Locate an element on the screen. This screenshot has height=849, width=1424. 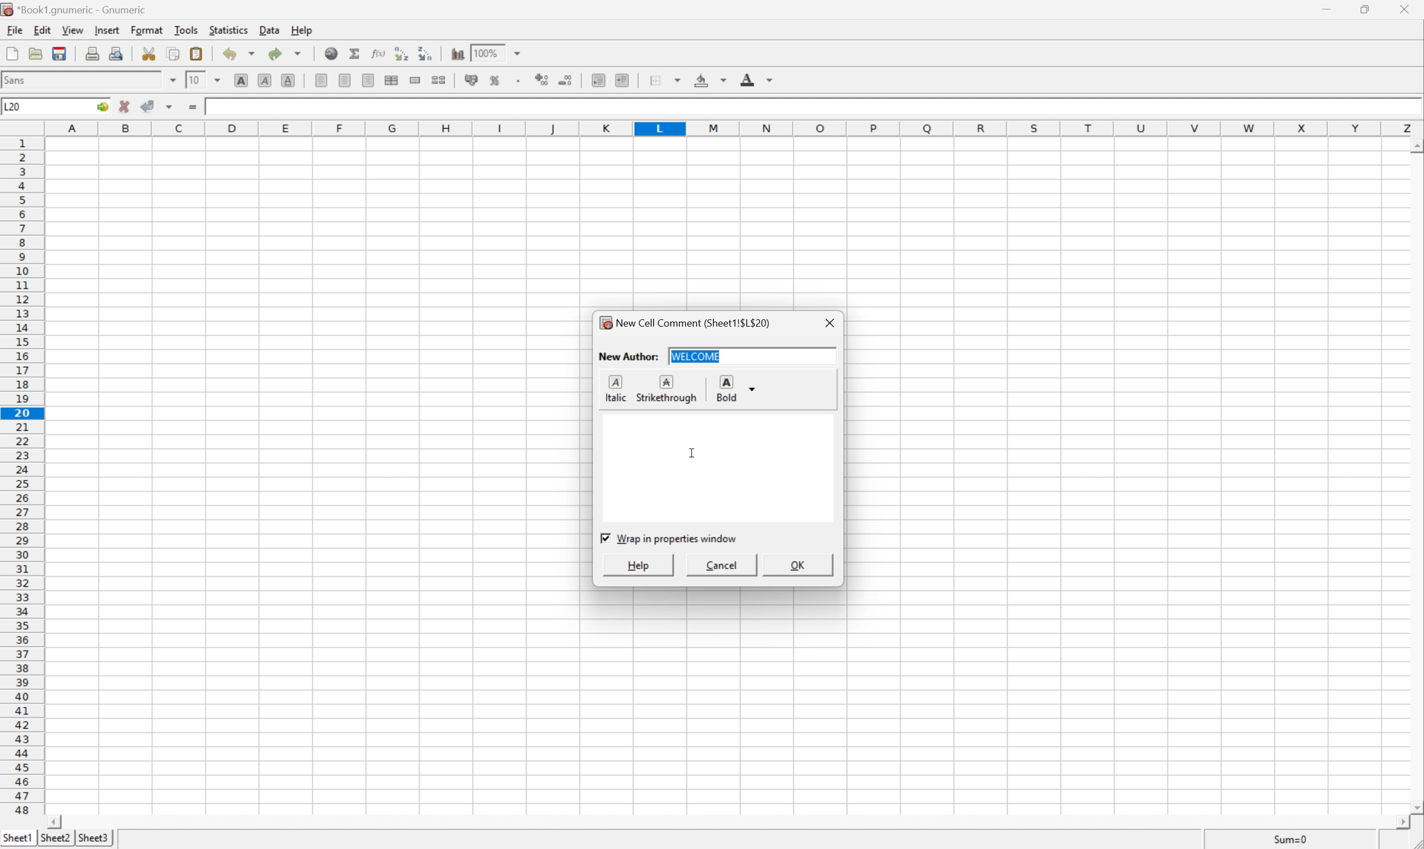
Italic is located at coordinates (616, 387).